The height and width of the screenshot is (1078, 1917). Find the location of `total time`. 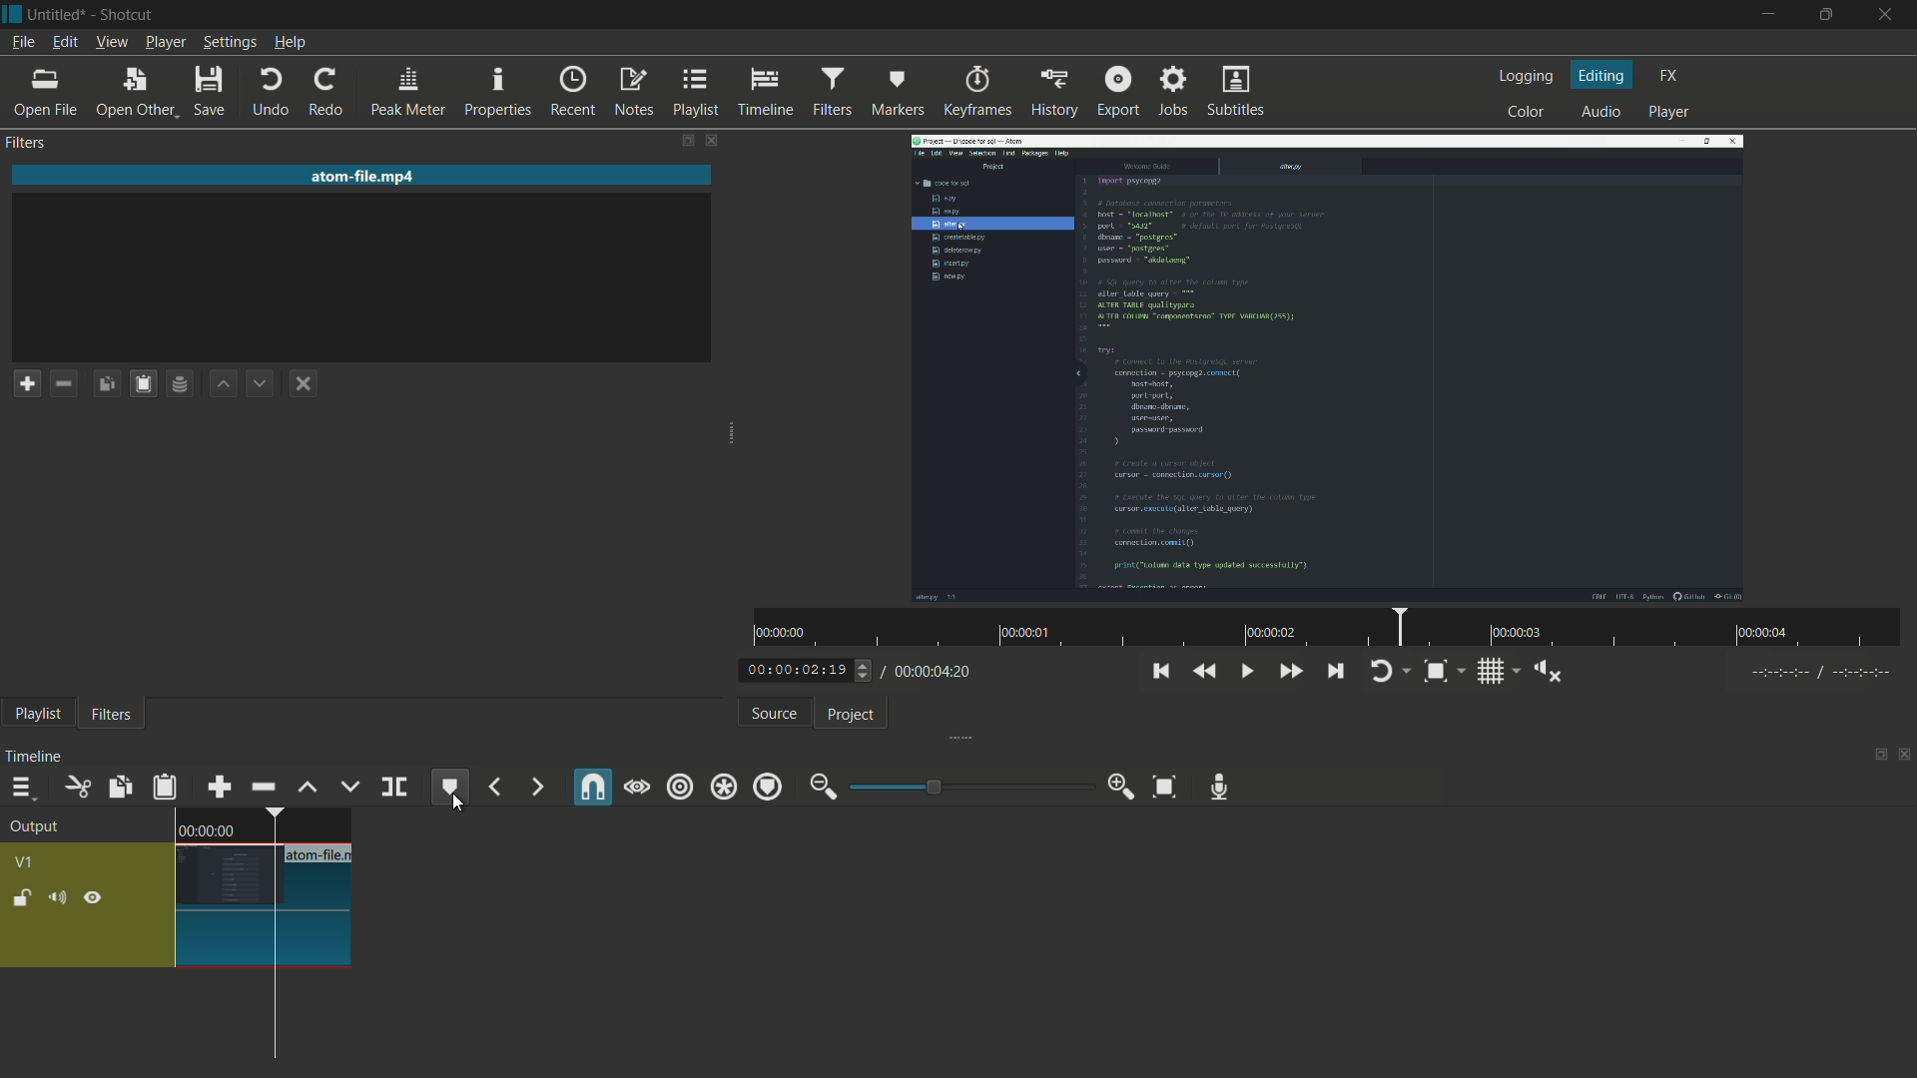

total time is located at coordinates (938, 675).